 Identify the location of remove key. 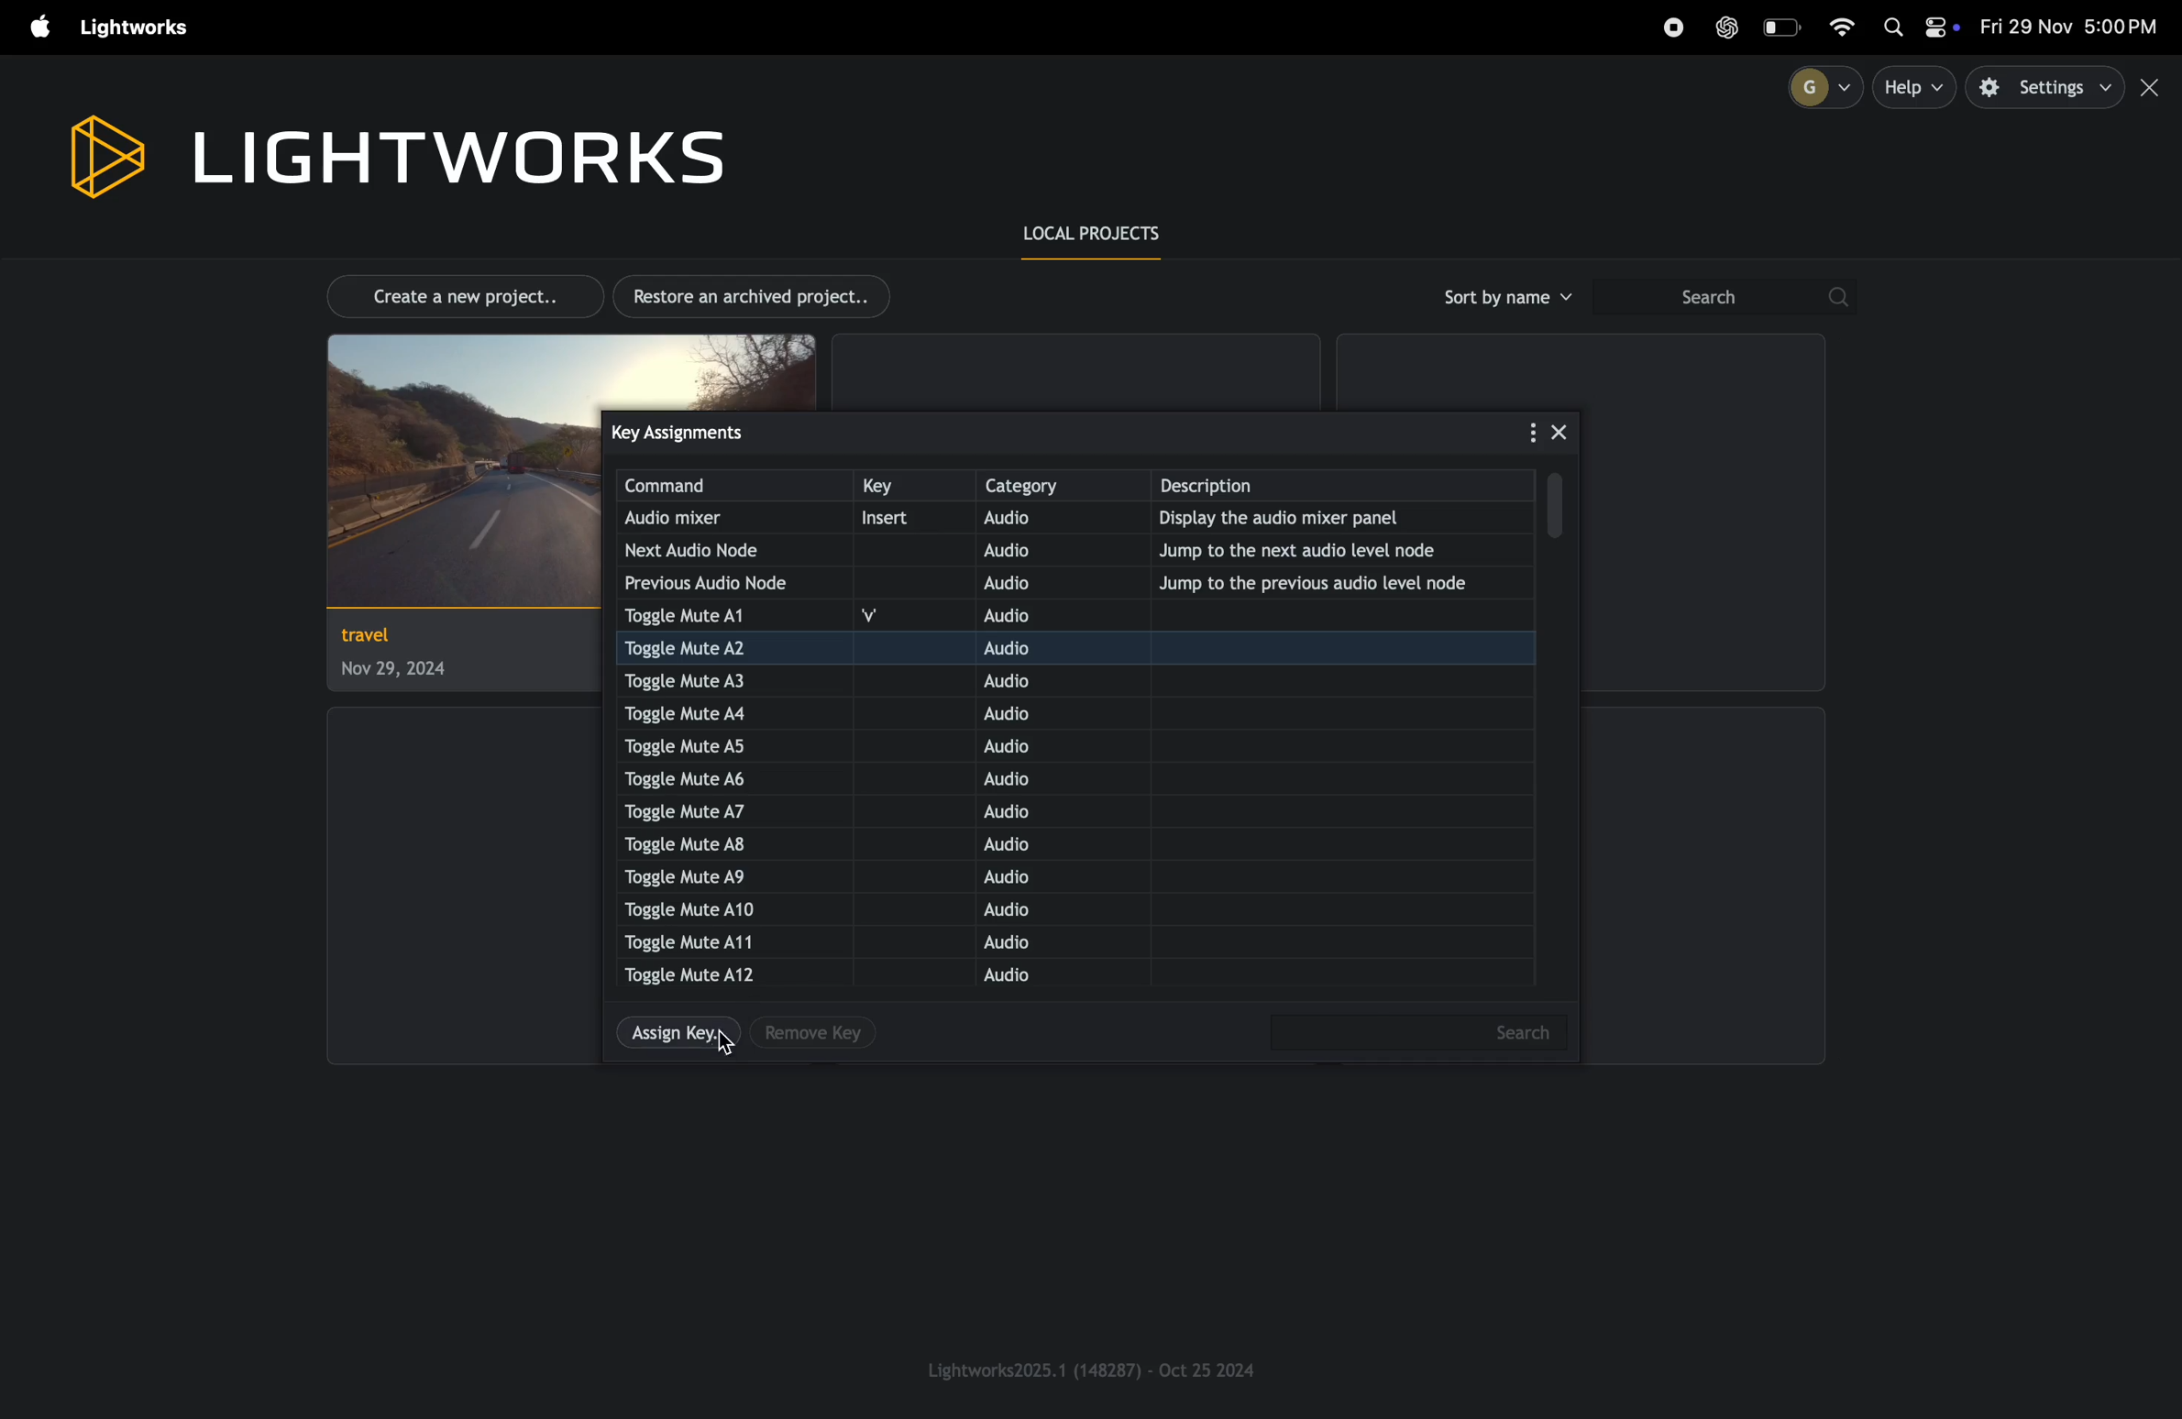
(815, 1034).